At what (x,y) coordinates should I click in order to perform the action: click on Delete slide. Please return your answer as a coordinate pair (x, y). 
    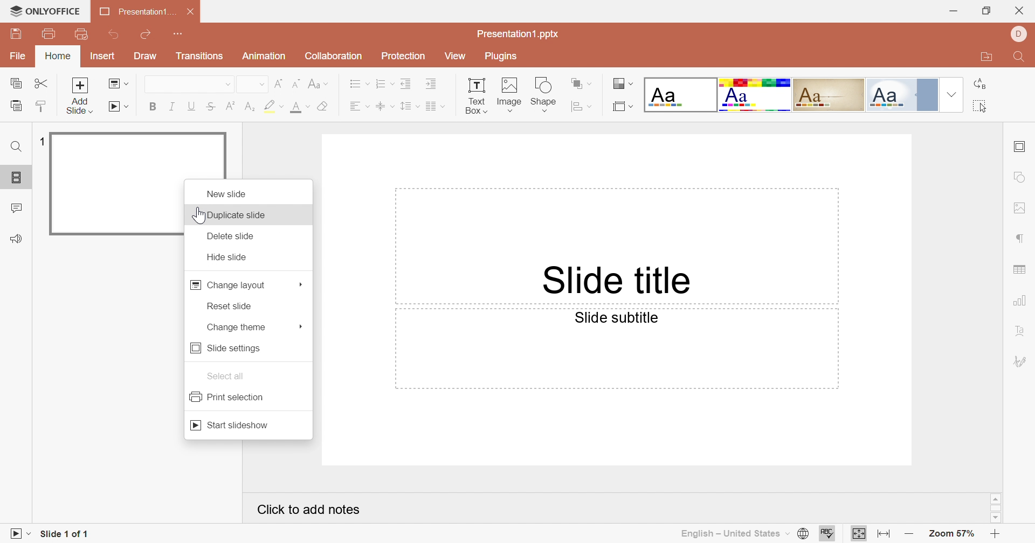
    Looking at the image, I should click on (232, 235).